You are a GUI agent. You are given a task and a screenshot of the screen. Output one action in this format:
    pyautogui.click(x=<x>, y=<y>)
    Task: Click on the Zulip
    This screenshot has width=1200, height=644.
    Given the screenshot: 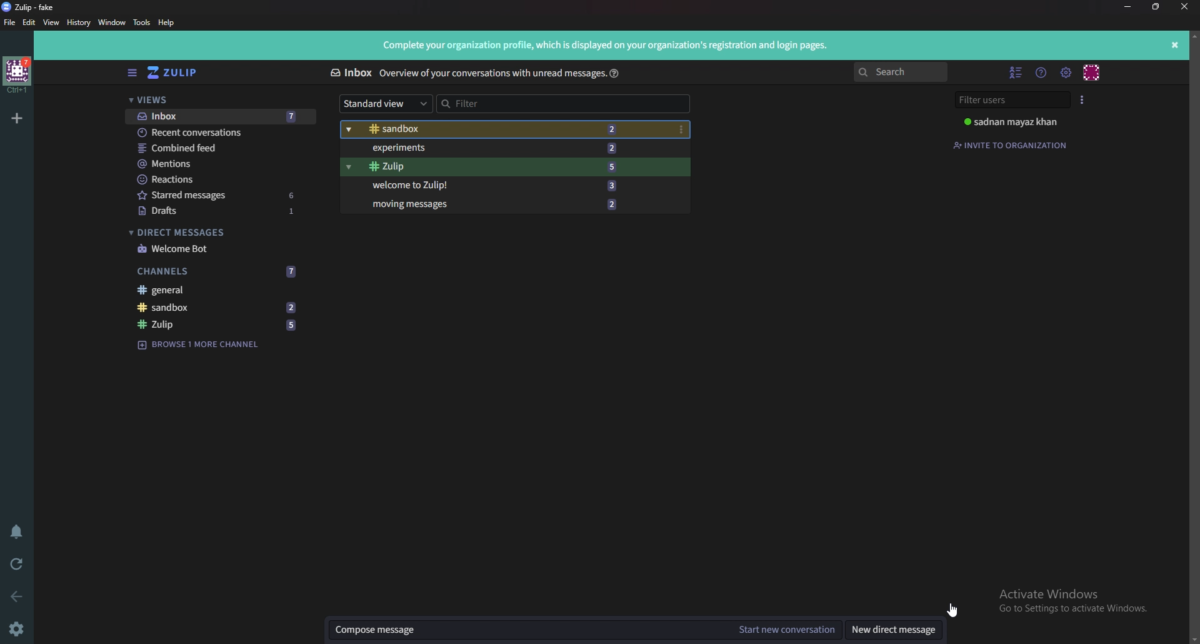 What is the action you would take?
    pyautogui.click(x=214, y=324)
    